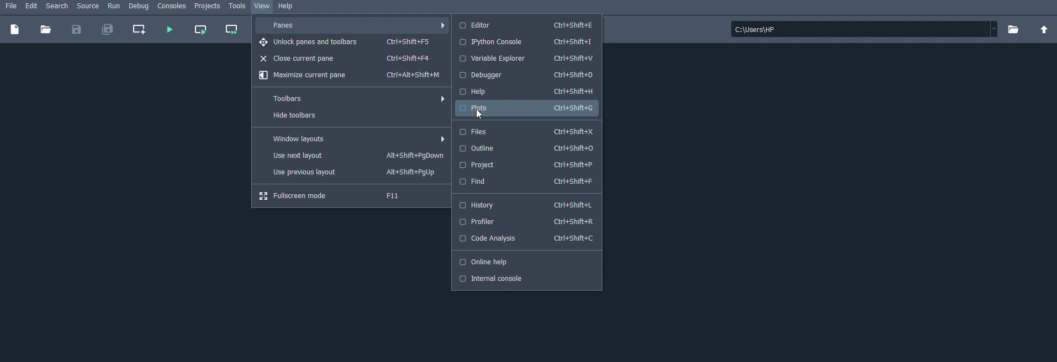 This screenshot has width=1057, height=362. I want to click on File location: c:\users\hp, so click(865, 29).